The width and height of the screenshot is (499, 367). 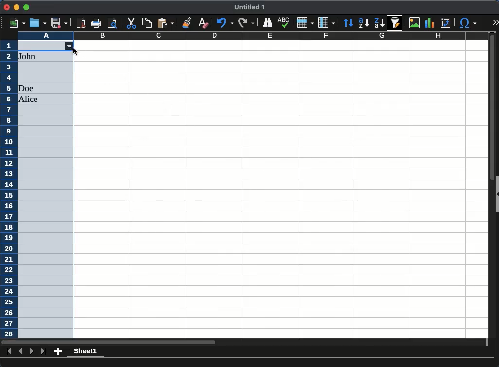 I want to click on copy, so click(x=147, y=23).